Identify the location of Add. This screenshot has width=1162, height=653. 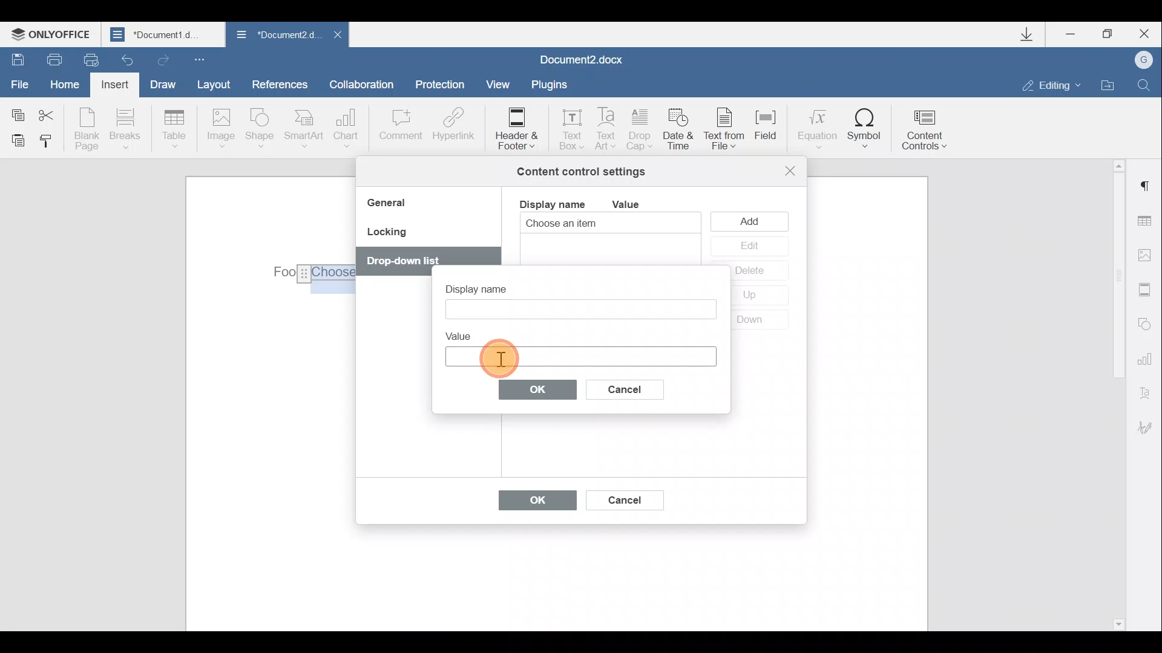
(752, 221).